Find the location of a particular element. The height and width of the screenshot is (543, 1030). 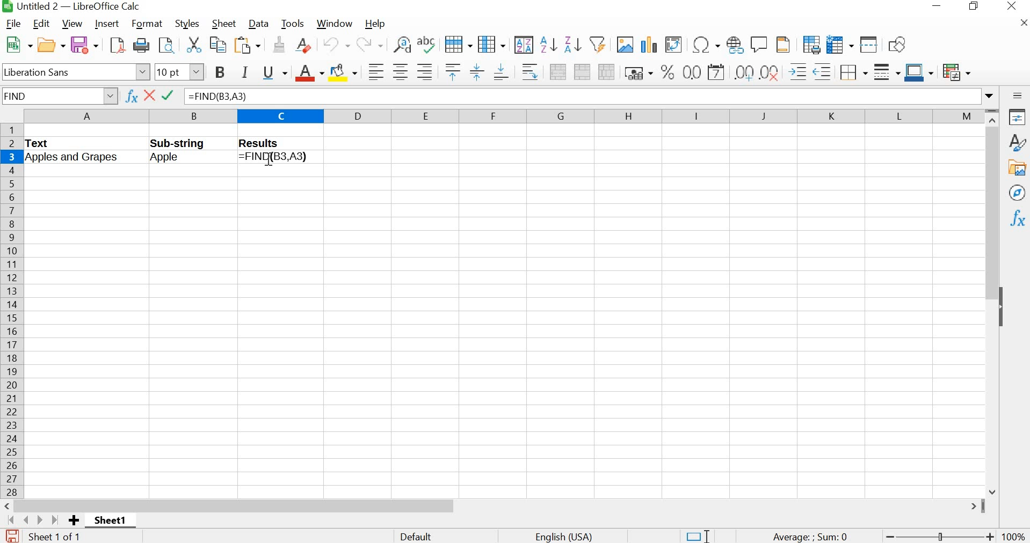

align center is located at coordinates (399, 71).